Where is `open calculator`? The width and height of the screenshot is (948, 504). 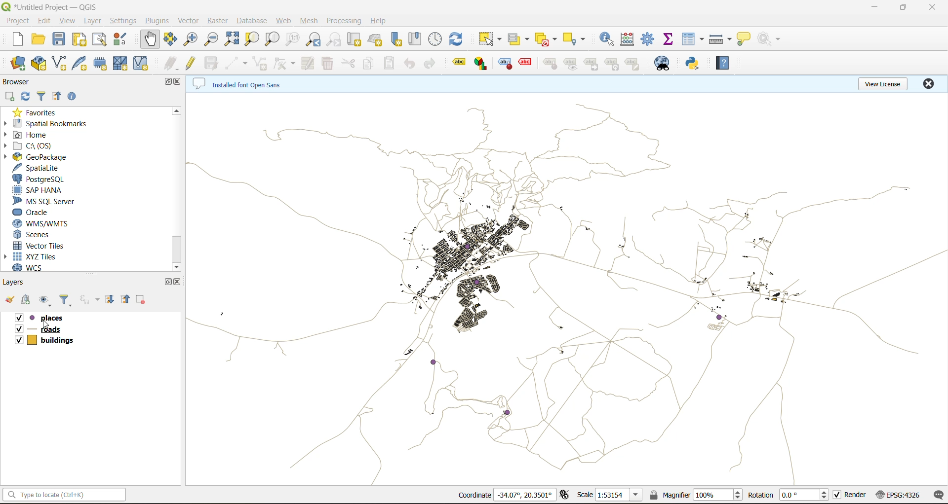 open calculator is located at coordinates (630, 38).